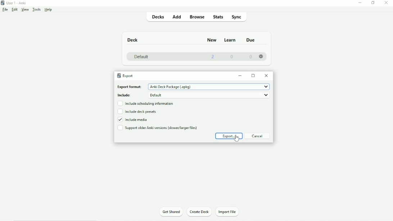 Image resolution: width=393 pixels, height=221 pixels. I want to click on Restore down, so click(373, 3).